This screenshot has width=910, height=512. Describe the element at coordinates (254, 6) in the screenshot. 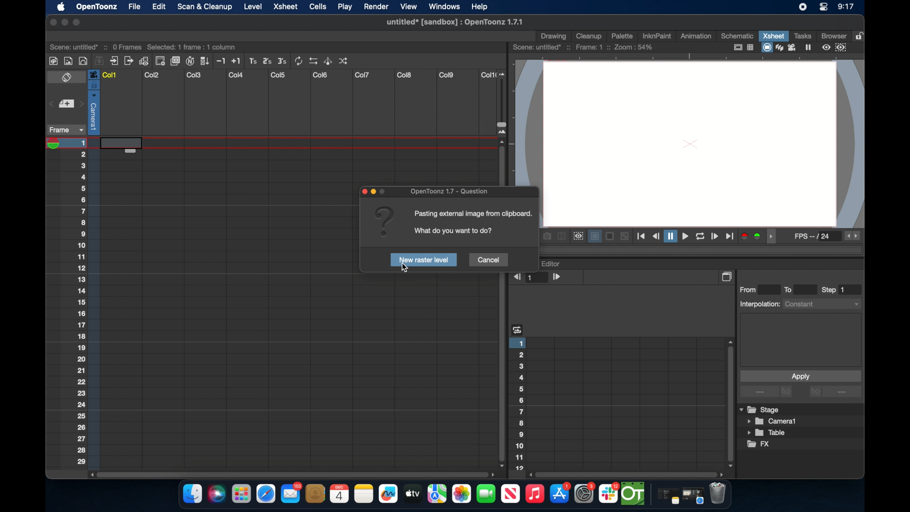

I see `level` at that location.